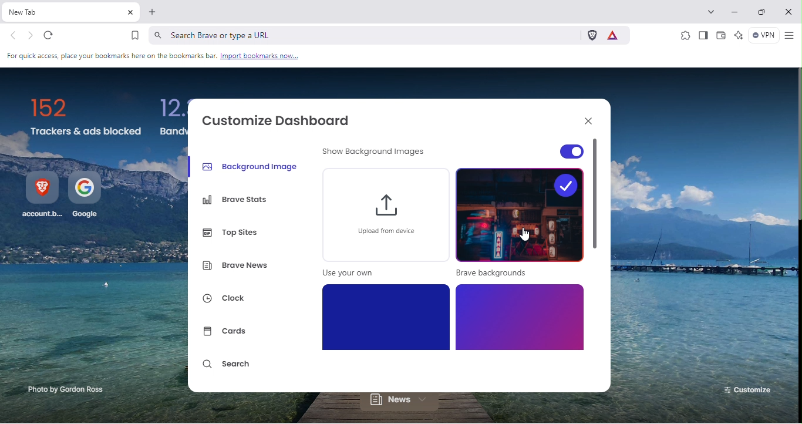 Image resolution: width=802 pixels, height=424 pixels. I want to click on Brave backgrounds, so click(520, 224).